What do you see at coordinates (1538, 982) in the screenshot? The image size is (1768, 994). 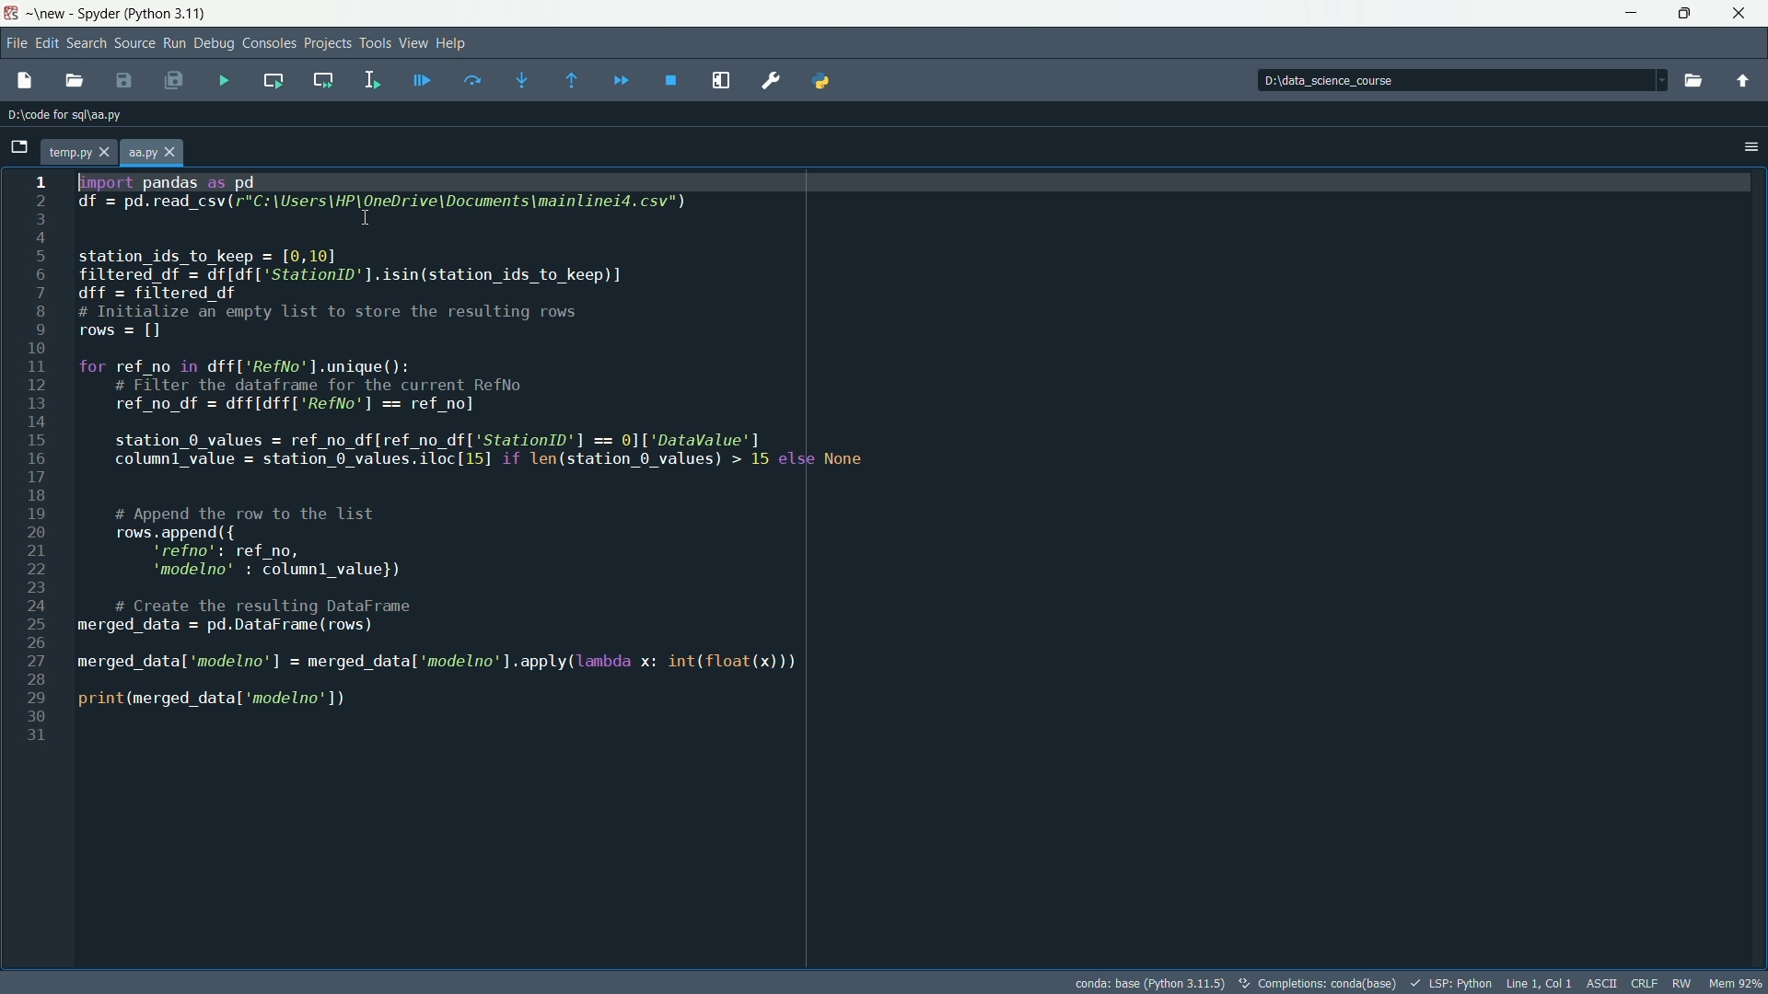 I see `cursor position` at bounding box center [1538, 982].